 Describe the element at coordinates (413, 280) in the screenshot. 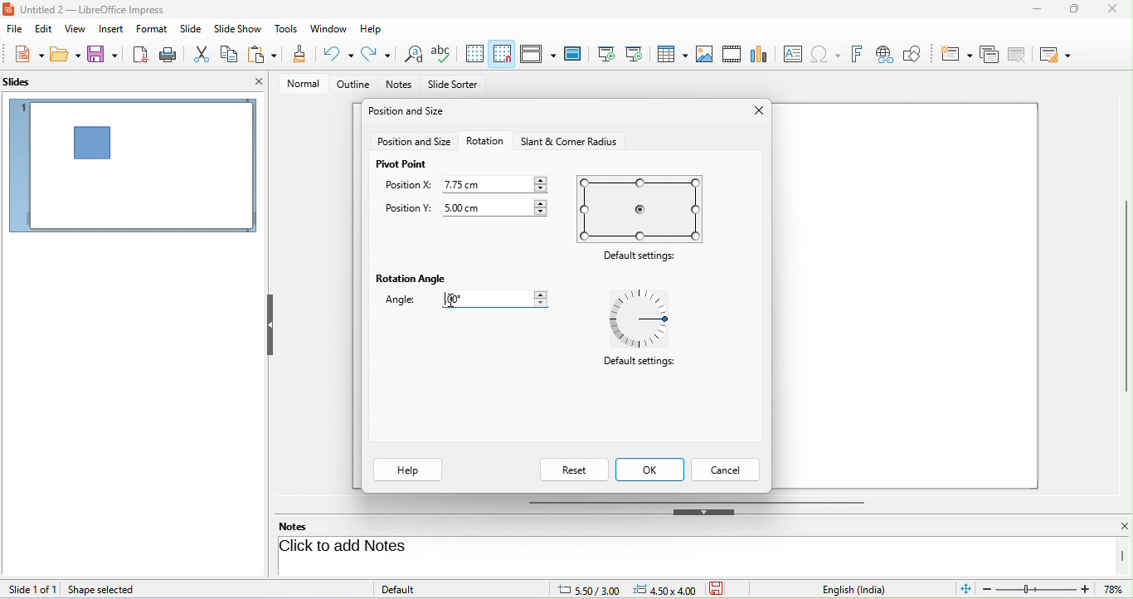

I see `rotation angle` at that location.